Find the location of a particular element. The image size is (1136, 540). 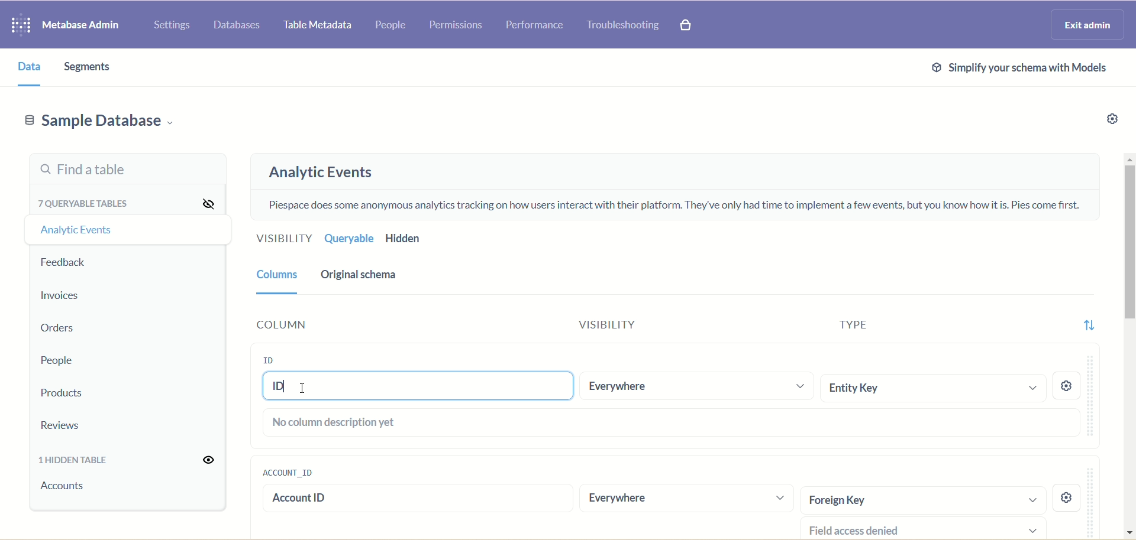

Sample database is located at coordinates (111, 122).